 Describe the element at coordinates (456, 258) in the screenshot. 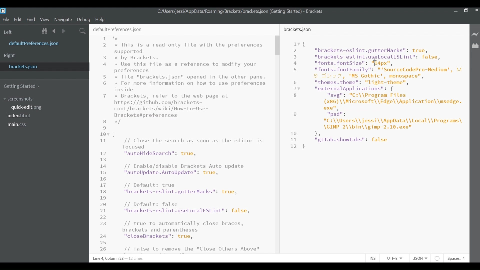

I see `Spaces` at that location.